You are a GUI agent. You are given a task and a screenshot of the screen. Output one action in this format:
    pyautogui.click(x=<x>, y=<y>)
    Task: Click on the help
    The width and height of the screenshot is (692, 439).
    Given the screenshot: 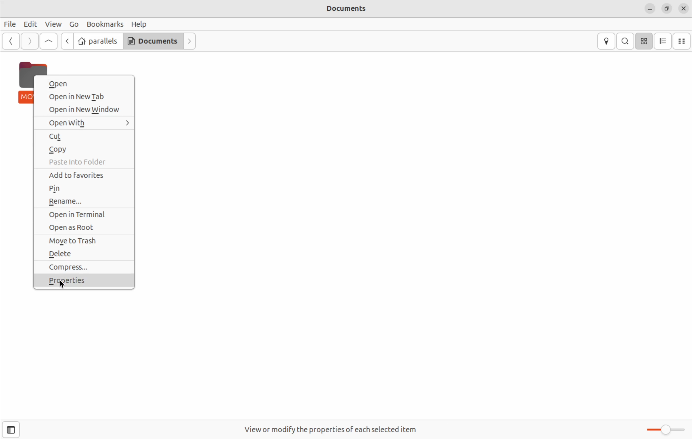 What is the action you would take?
    pyautogui.click(x=142, y=25)
    